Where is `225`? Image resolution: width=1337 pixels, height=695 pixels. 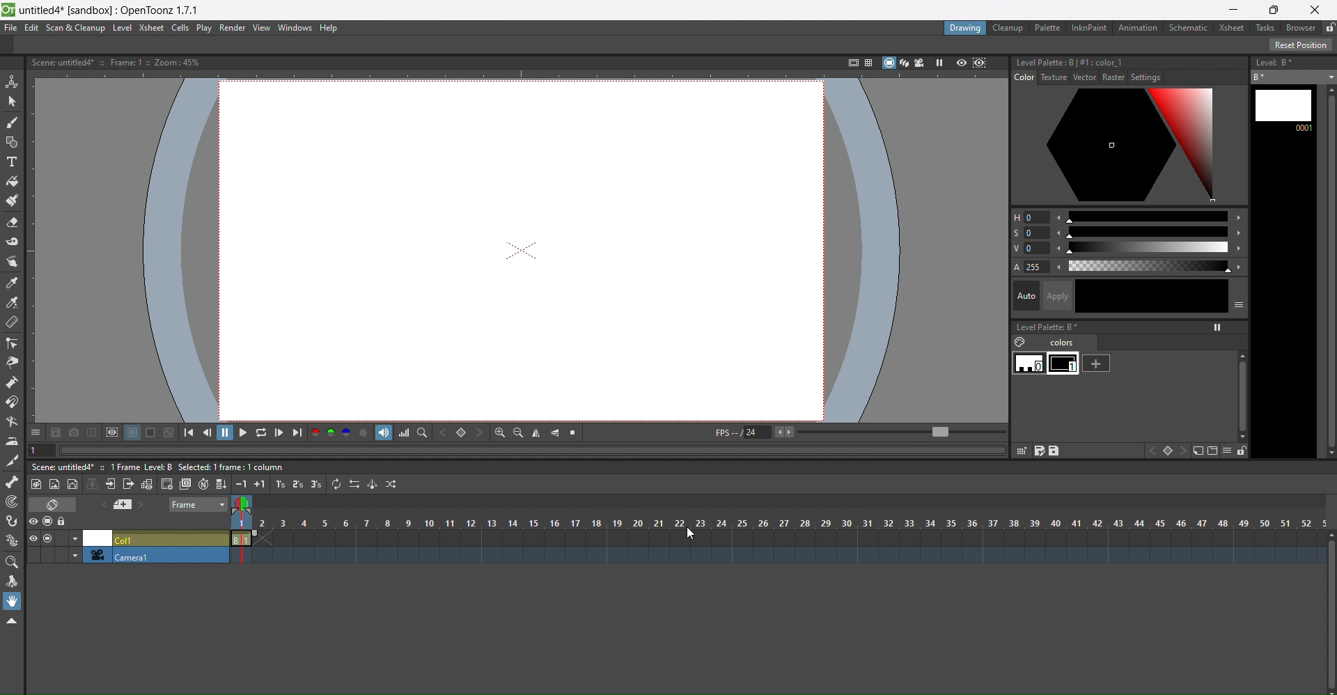 225 is located at coordinates (1038, 266).